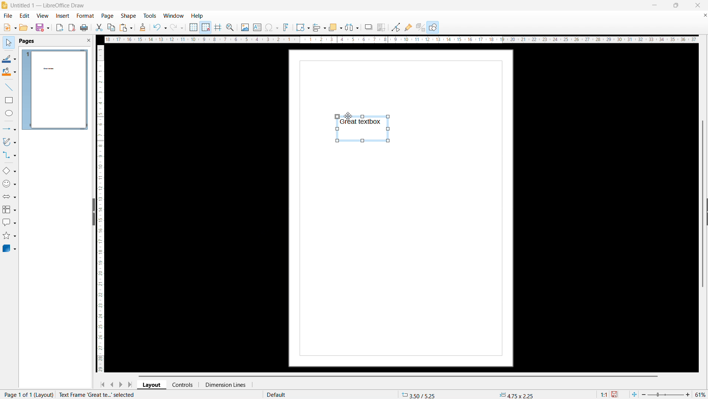 The width and height of the screenshot is (708, 399). I want to click on line color, so click(9, 58).